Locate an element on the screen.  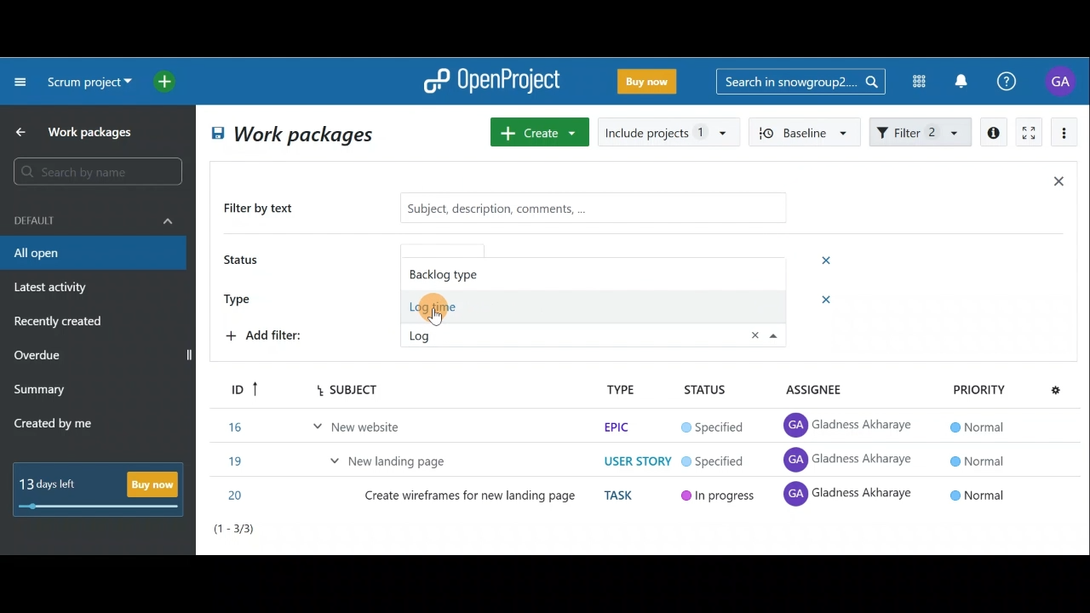
Item 15 is located at coordinates (396, 456).